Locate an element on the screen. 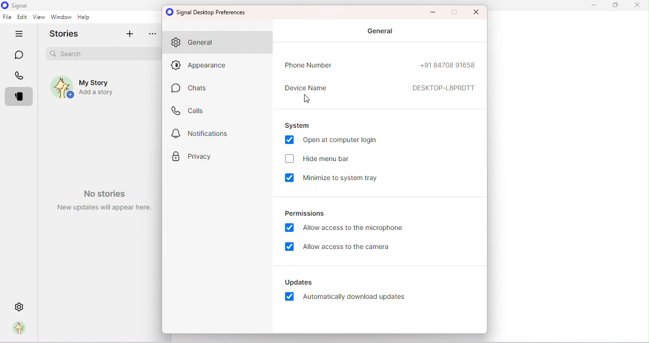  Minimize is located at coordinates (434, 12).